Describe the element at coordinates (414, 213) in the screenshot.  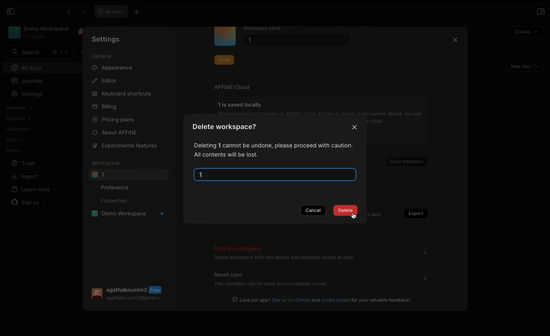
I see `Export` at that location.